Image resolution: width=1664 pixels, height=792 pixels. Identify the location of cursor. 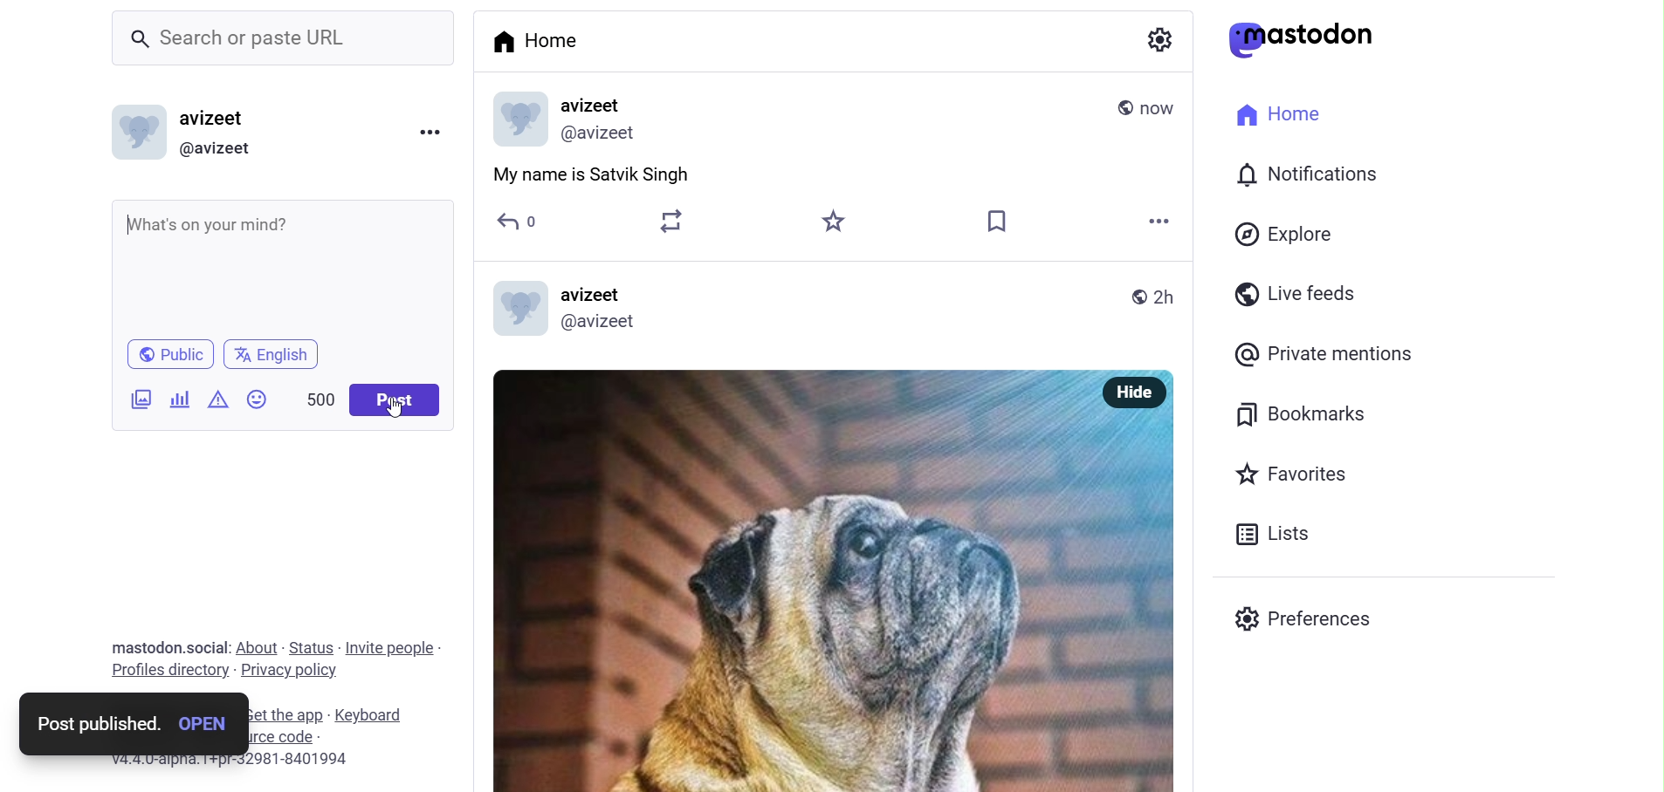
(395, 416).